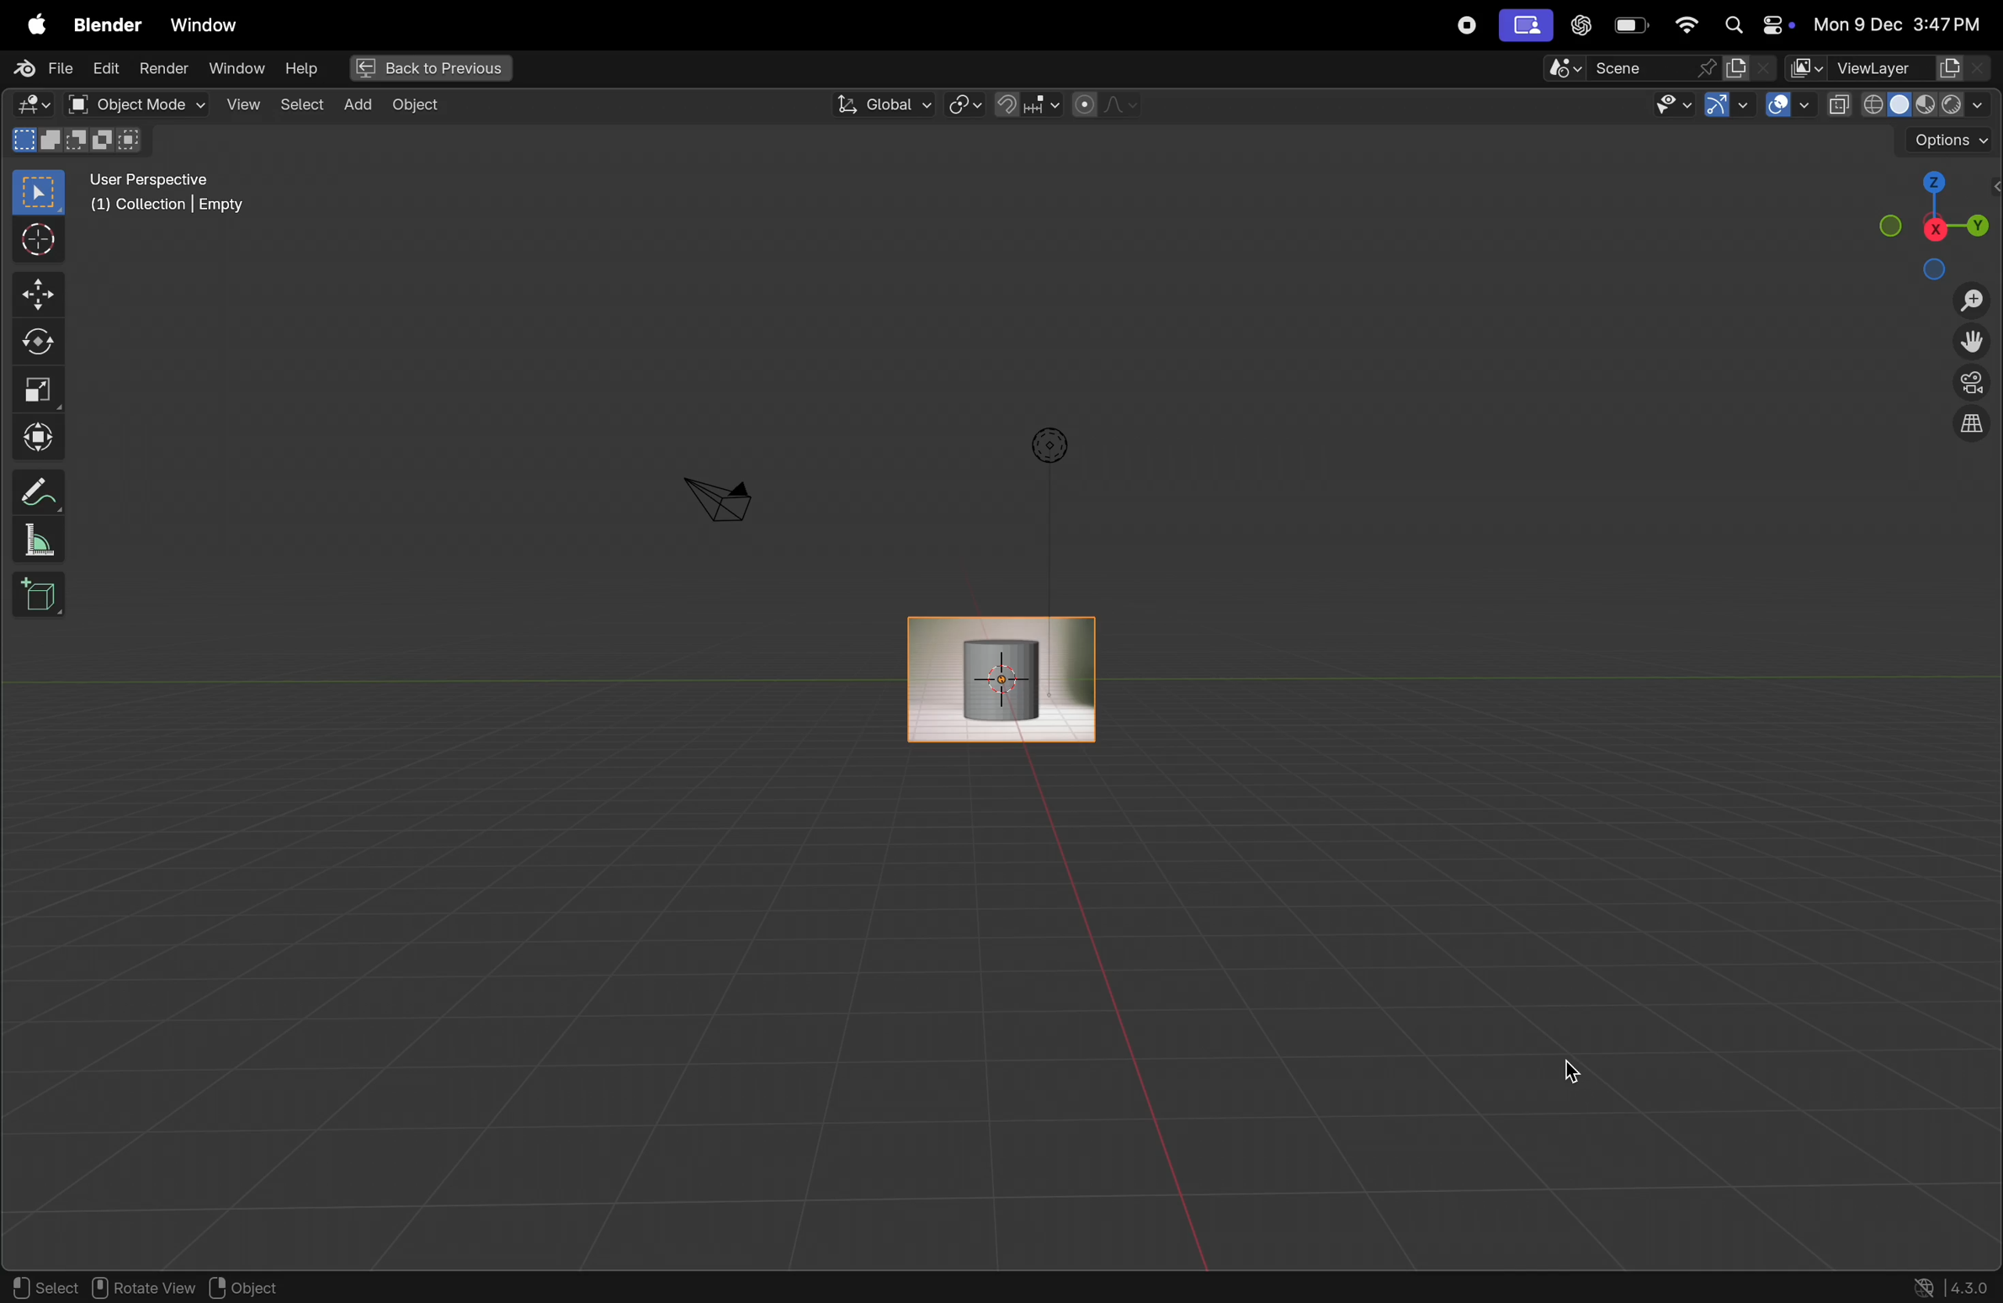 Image resolution: width=2003 pixels, height=1303 pixels. What do you see at coordinates (35, 492) in the screenshot?
I see `annotate` at bounding box center [35, 492].